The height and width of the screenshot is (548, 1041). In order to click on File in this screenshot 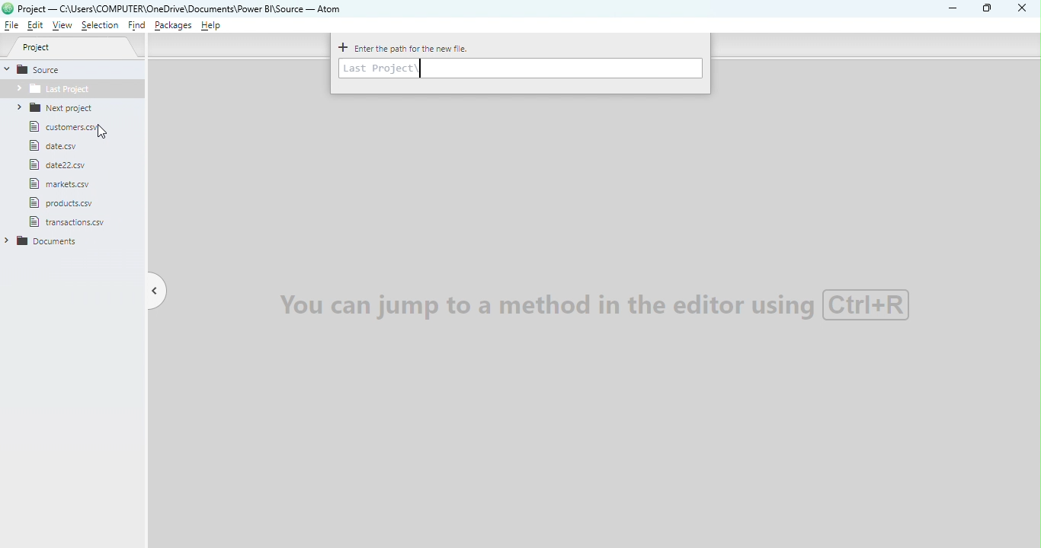, I will do `click(56, 147)`.